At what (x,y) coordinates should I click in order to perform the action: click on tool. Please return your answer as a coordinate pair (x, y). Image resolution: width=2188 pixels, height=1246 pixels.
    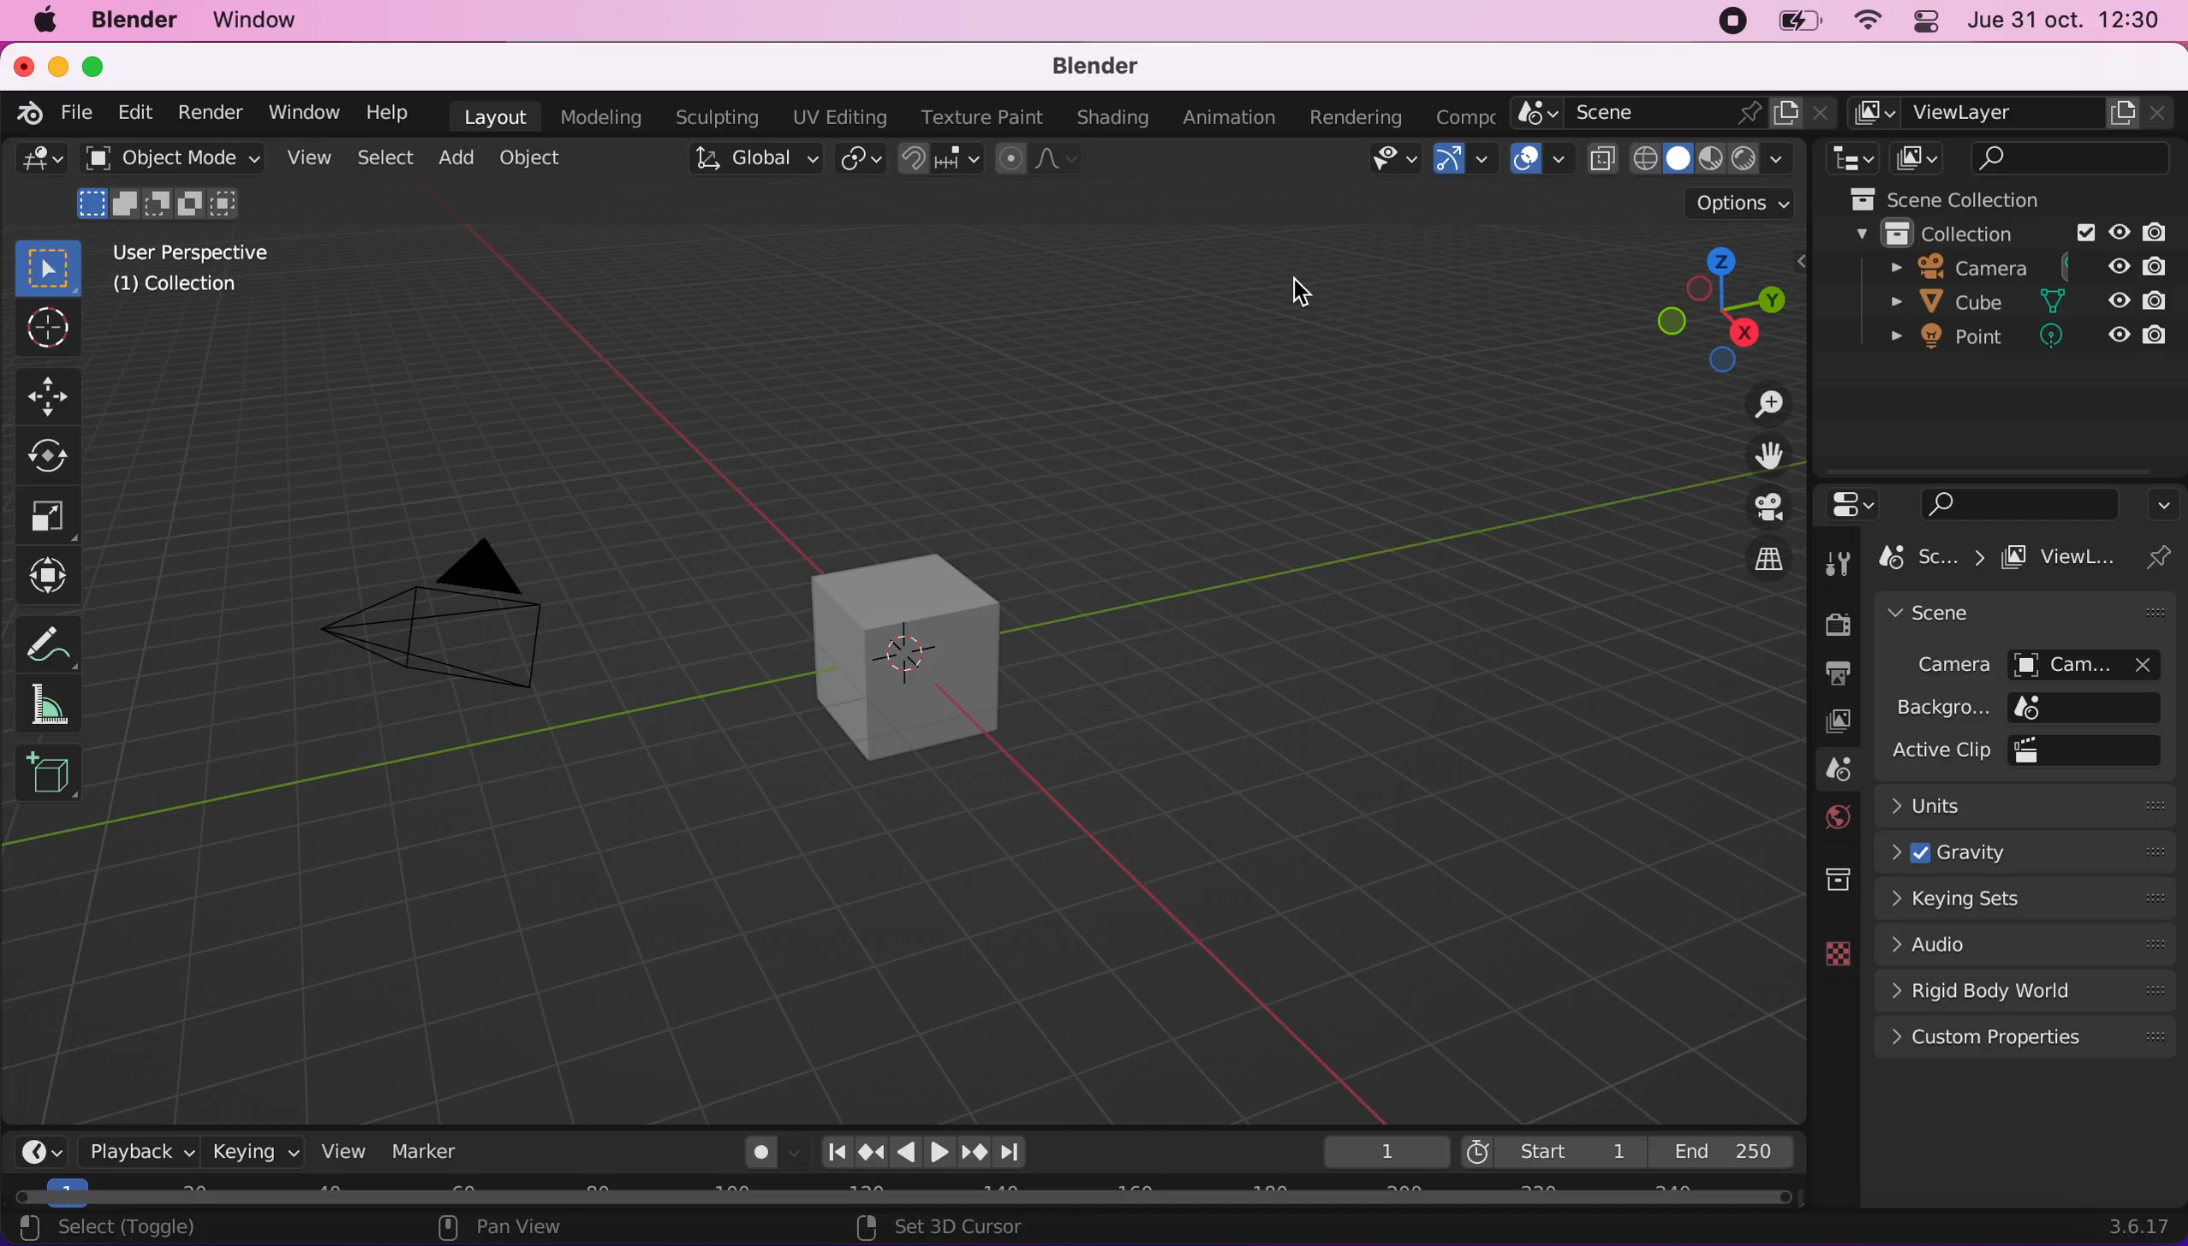
    Looking at the image, I should click on (1836, 564).